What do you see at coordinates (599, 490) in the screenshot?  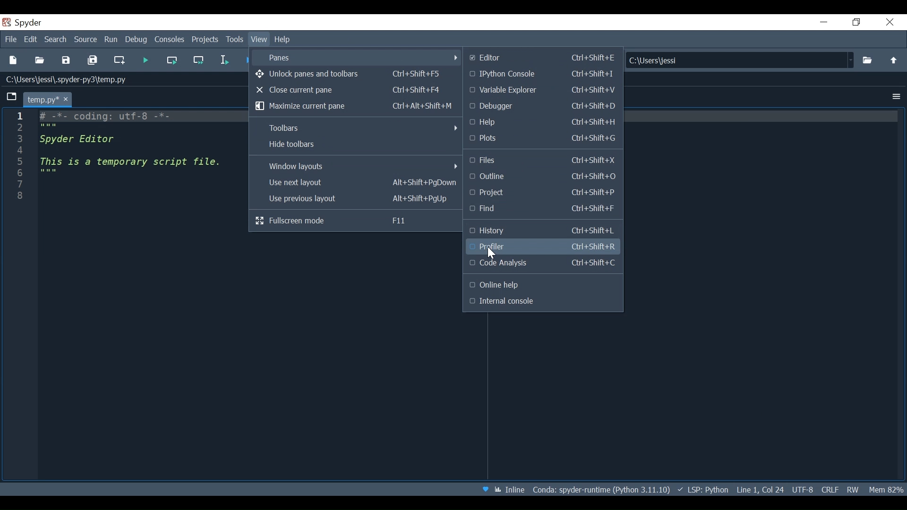 I see `File Path` at bounding box center [599, 490].